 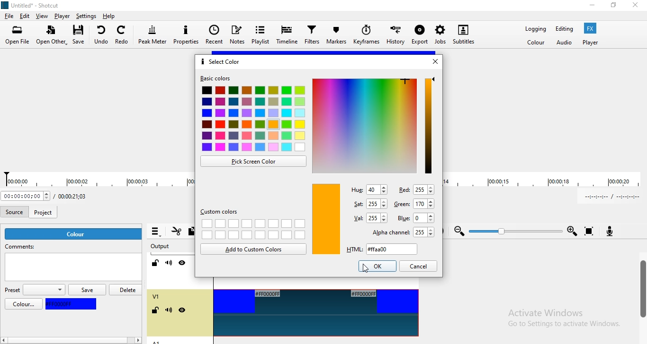 What do you see at coordinates (253, 229) in the screenshot?
I see `empty boxes` at bounding box center [253, 229].